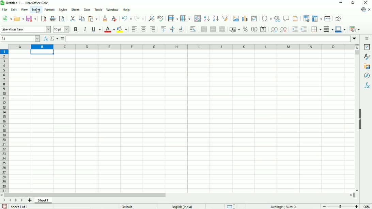 The image size is (372, 209). I want to click on Sort descending, so click(215, 18).